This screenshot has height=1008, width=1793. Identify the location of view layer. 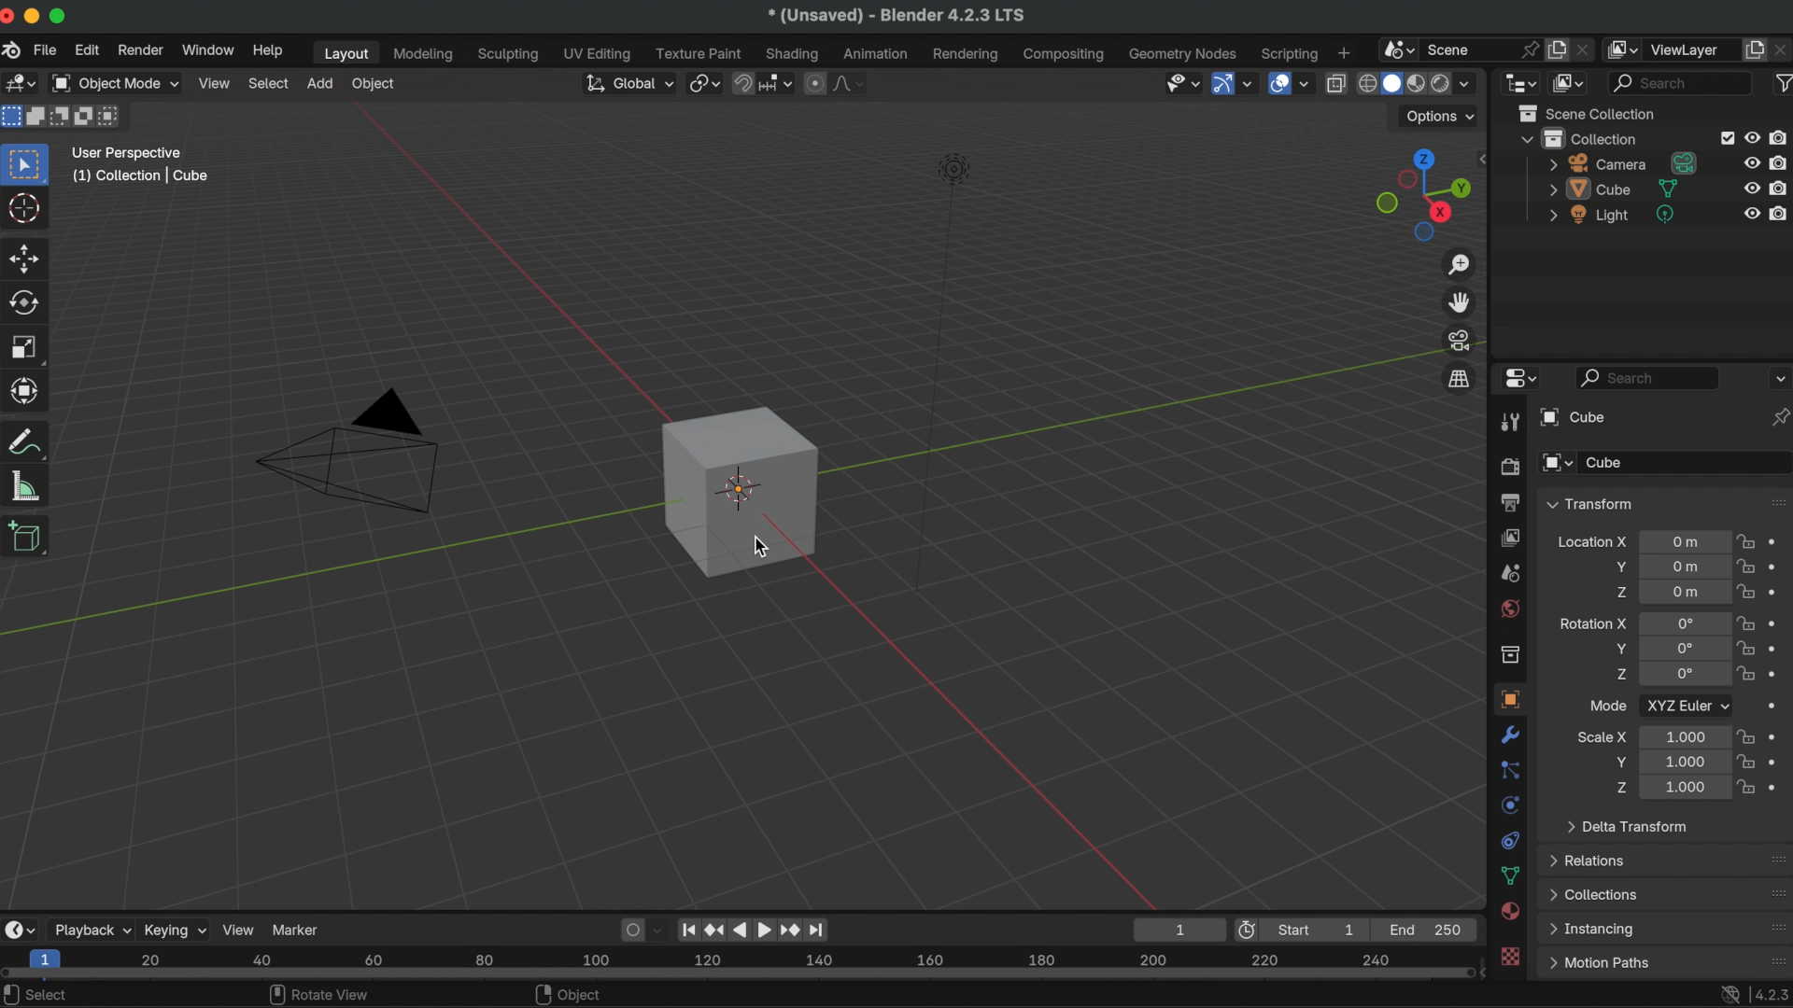
(1691, 49).